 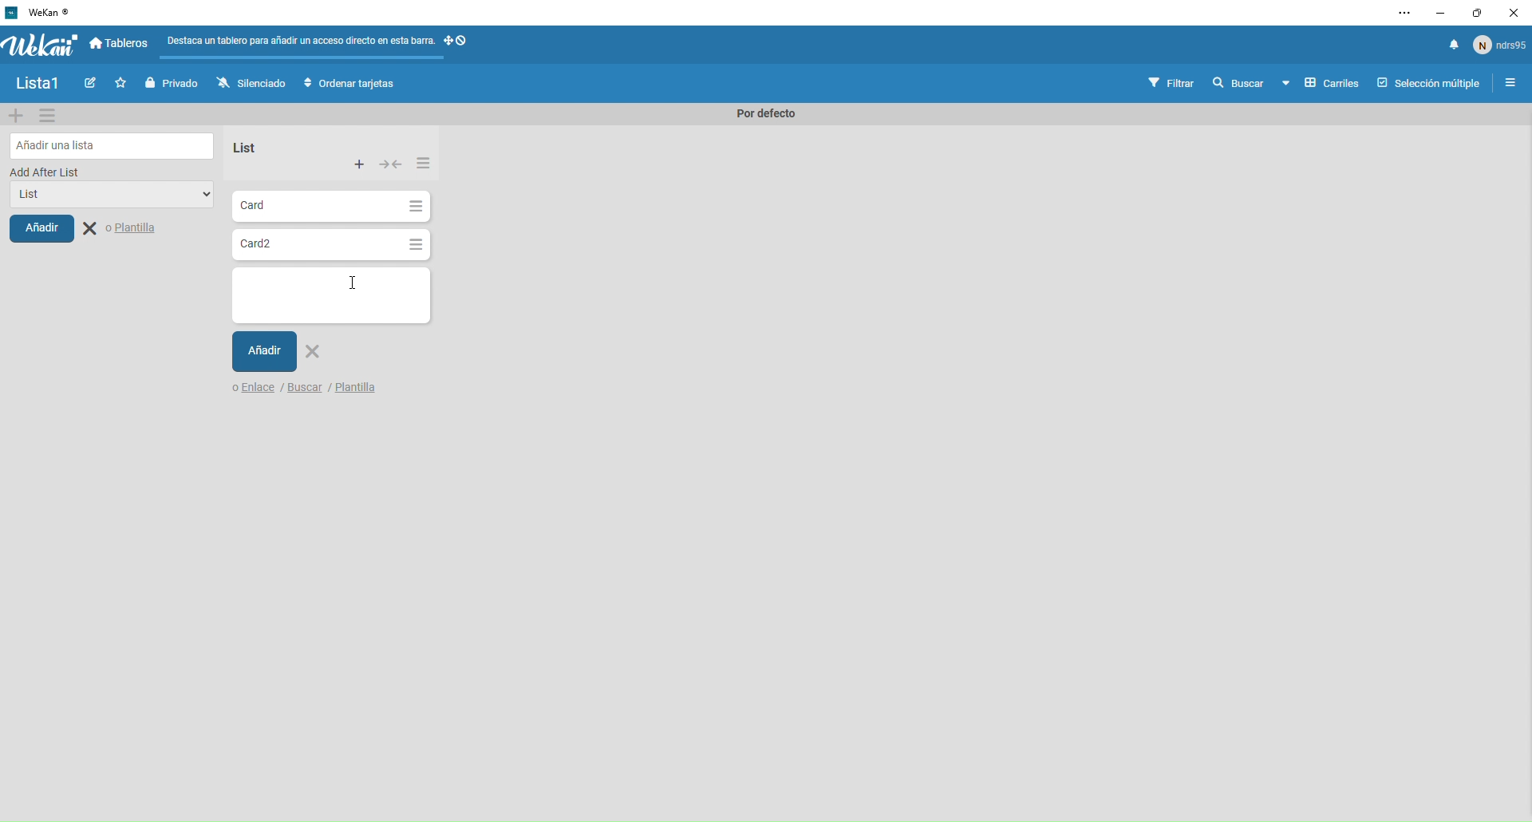 I want to click on close, so click(x=1511, y=14).